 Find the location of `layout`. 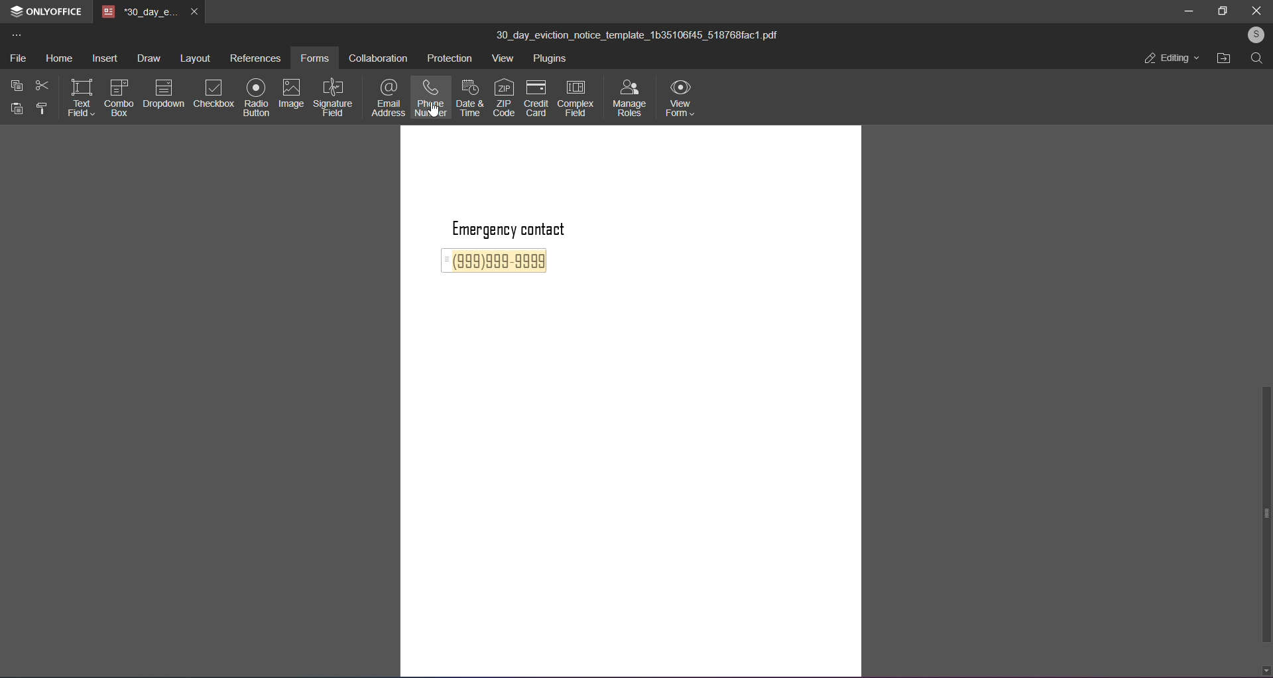

layout is located at coordinates (196, 60).